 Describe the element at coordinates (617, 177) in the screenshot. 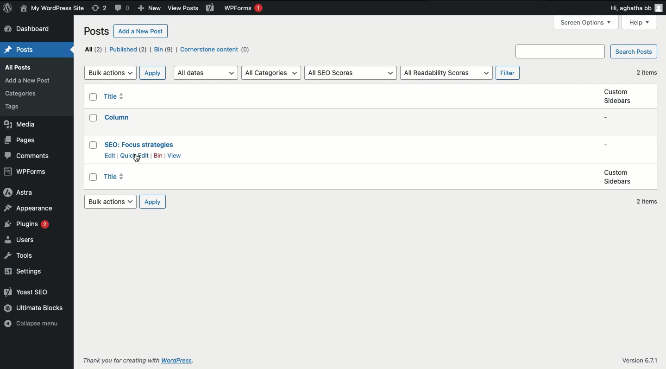

I see `Custom sidebars` at that location.